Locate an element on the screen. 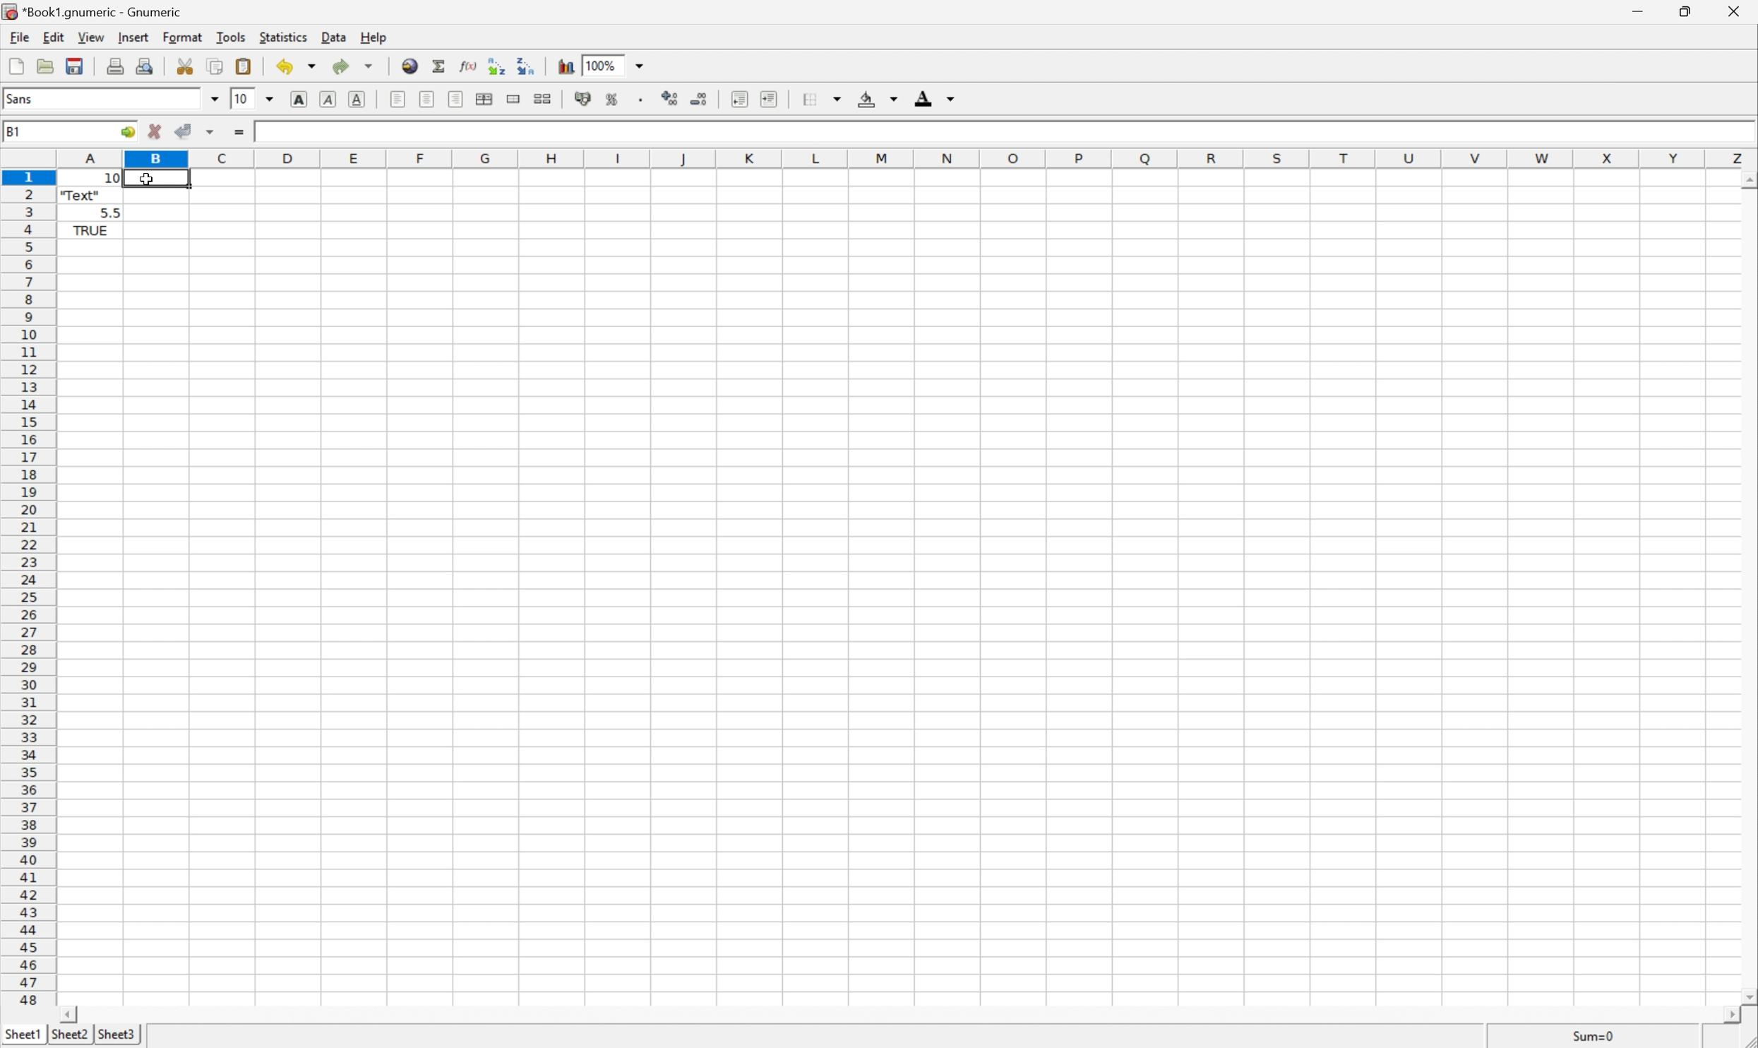 The image size is (1758, 1048). Restore Down is located at coordinates (1688, 11).